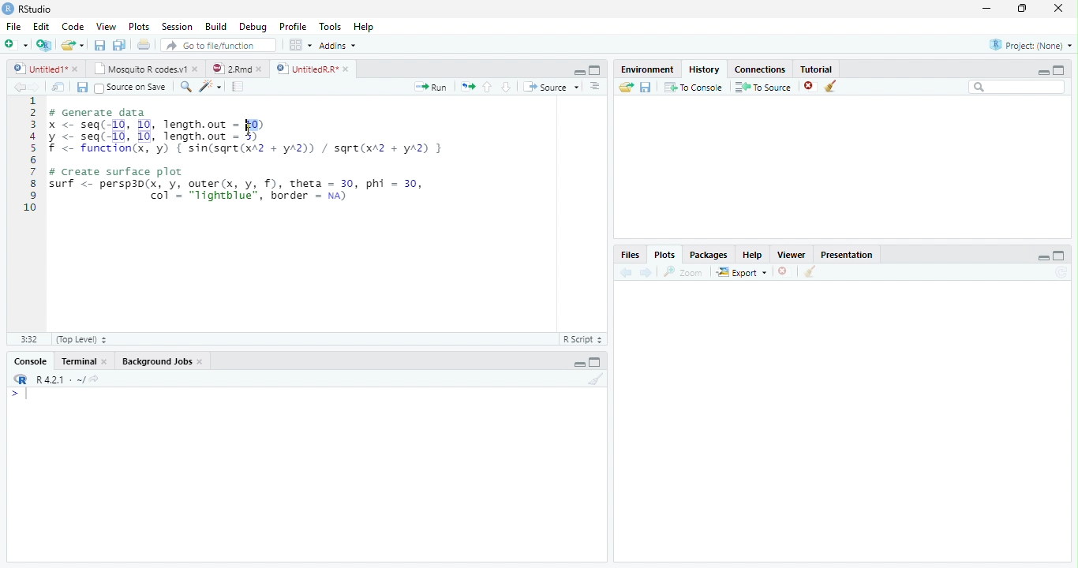 This screenshot has height=568, width=1078. What do you see at coordinates (72, 26) in the screenshot?
I see `Code` at bounding box center [72, 26].